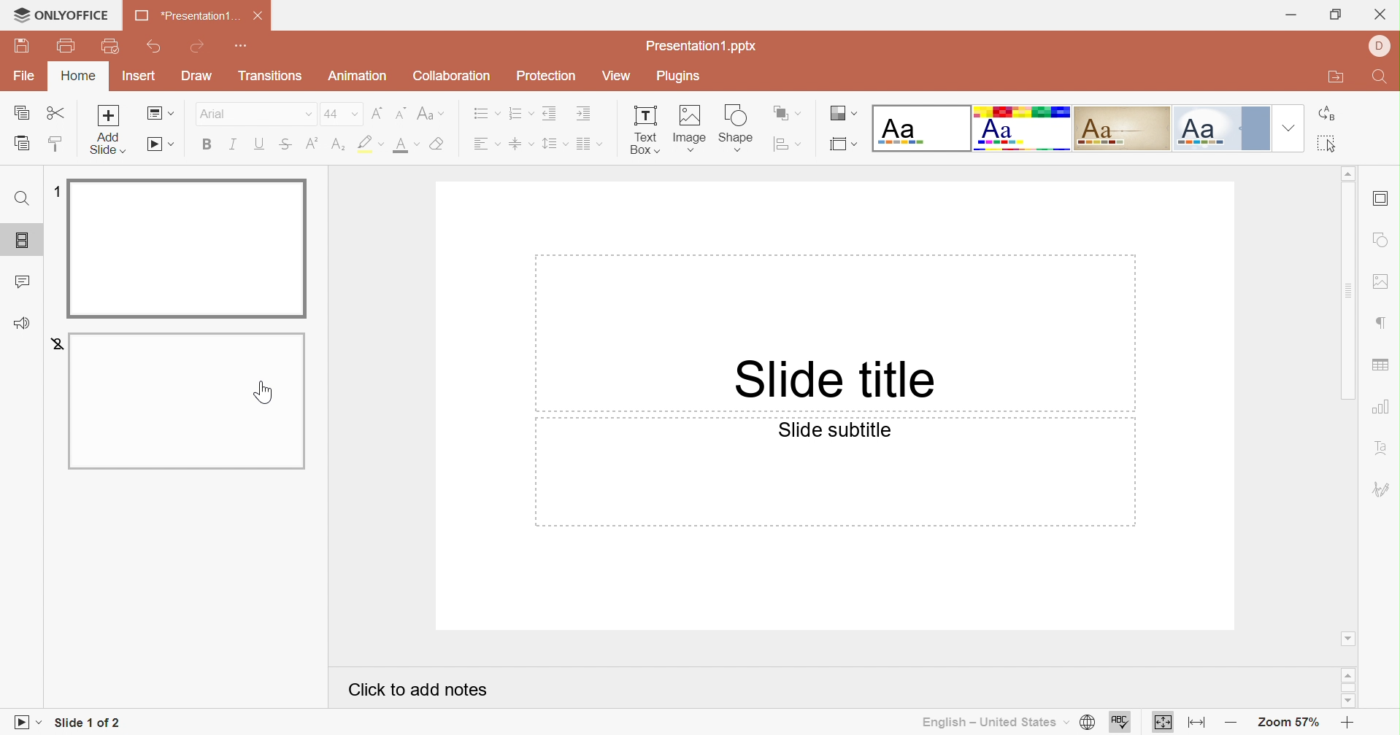 The height and width of the screenshot is (735, 1400). Describe the element at coordinates (262, 144) in the screenshot. I see `Underline` at that location.